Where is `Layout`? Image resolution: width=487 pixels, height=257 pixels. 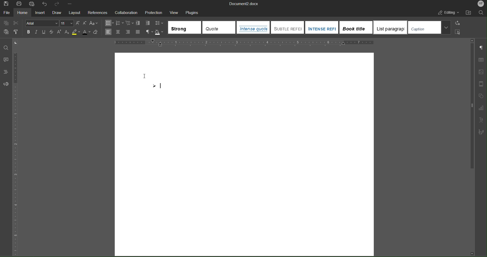
Layout is located at coordinates (75, 13).